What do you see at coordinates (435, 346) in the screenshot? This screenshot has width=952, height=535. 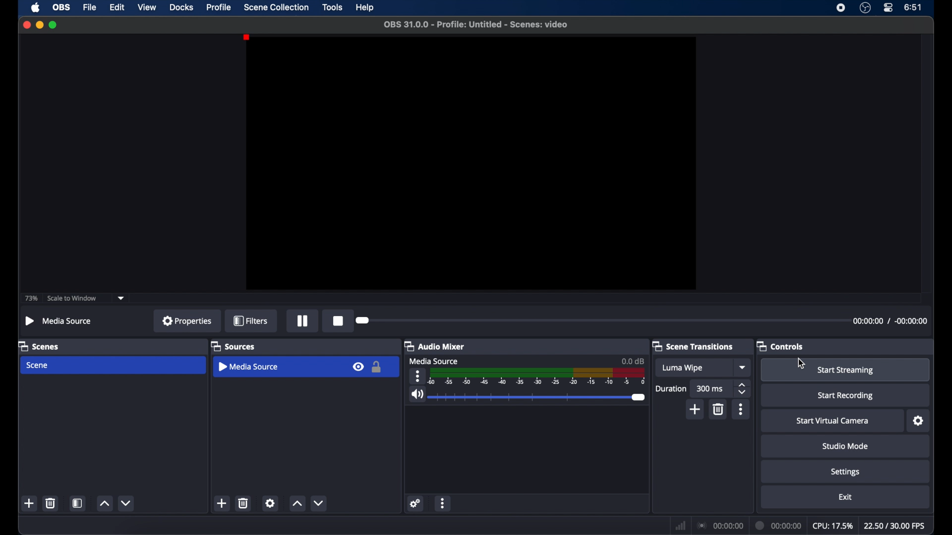 I see `audio mixer` at bounding box center [435, 346].